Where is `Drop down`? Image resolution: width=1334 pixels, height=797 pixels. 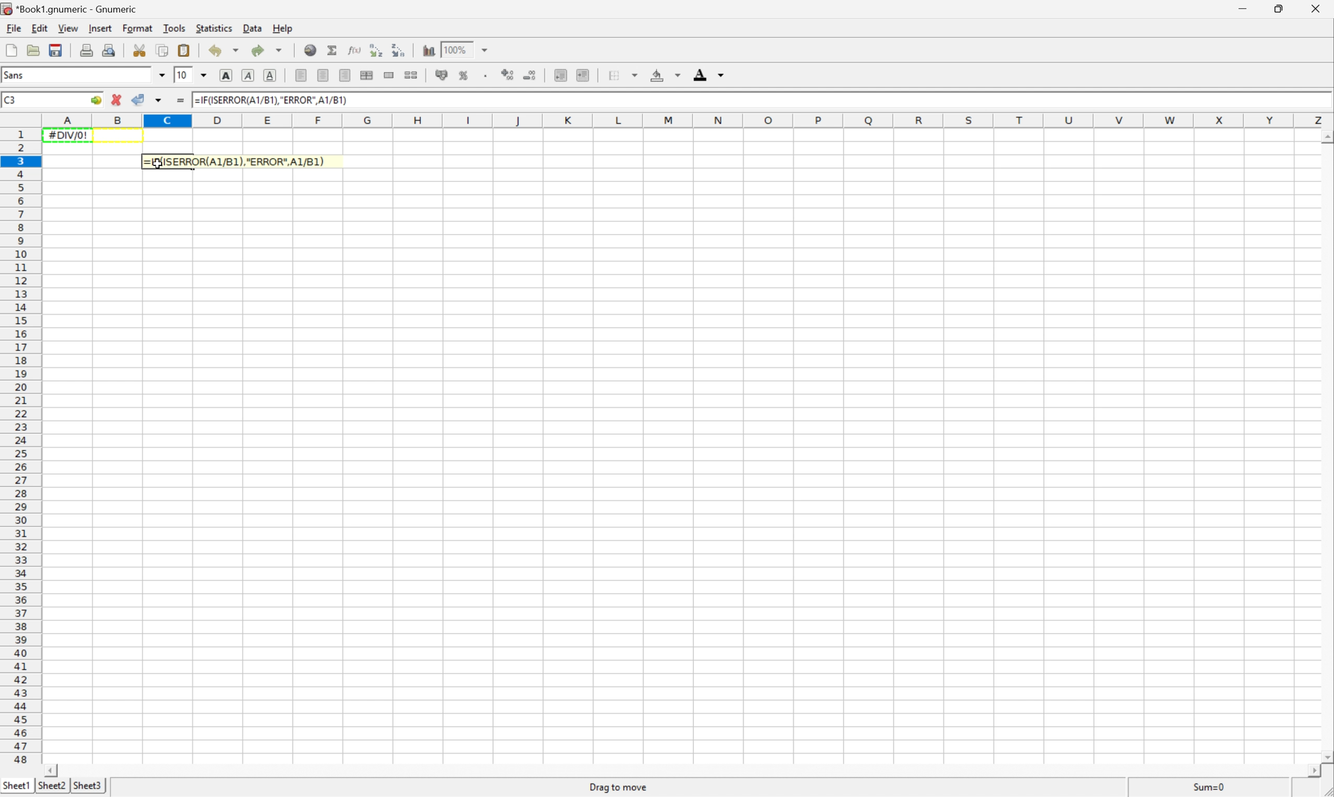
Drop down is located at coordinates (486, 48).